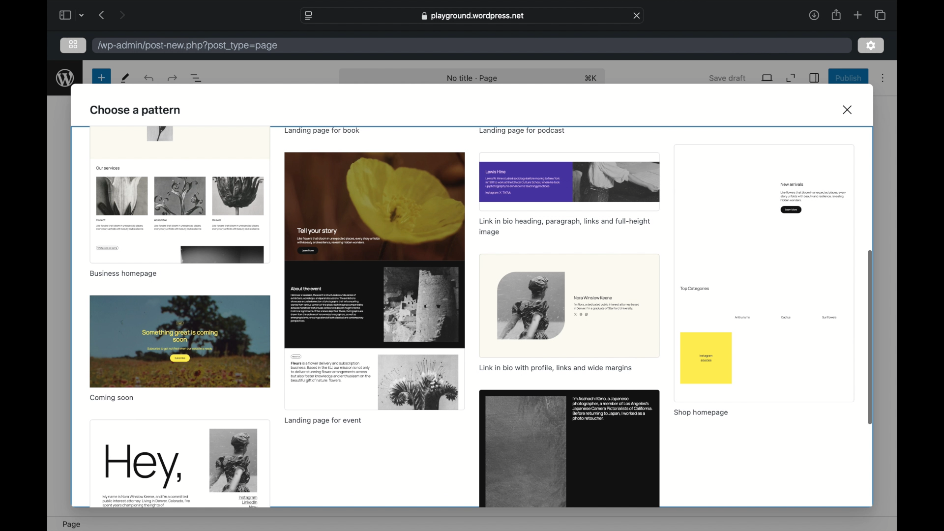  What do you see at coordinates (473, 78) in the screenshot?
I see `no title - page` at bounding box center [473, 78].